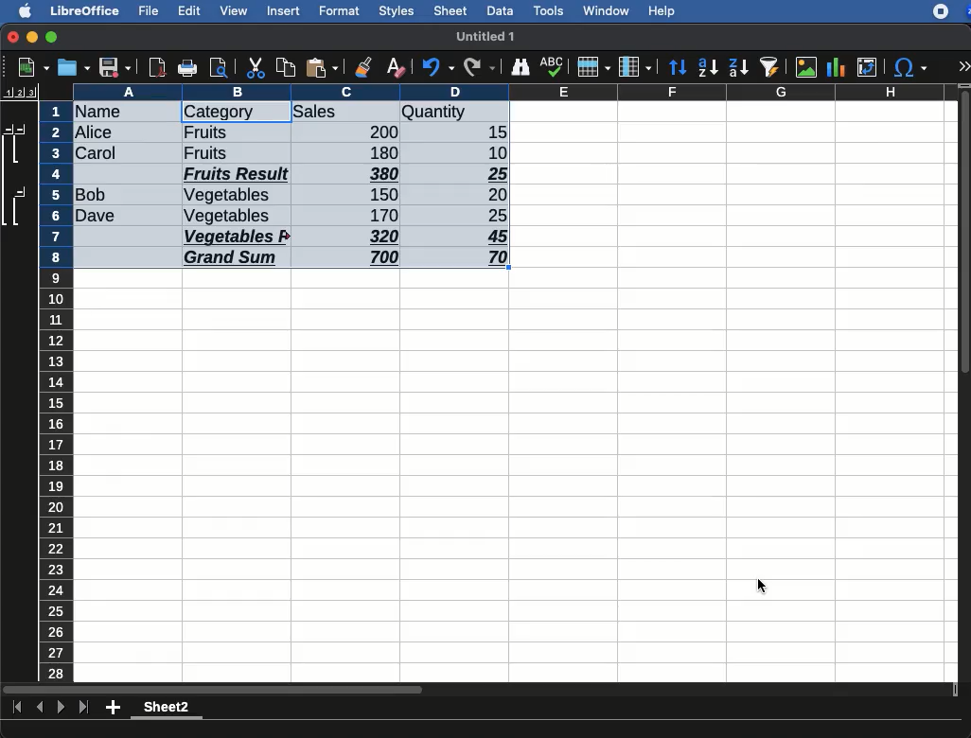 The image size is (971, 738). What do you see at coordinates (708, 66) in the screenshot?
I see `ascending` at bounding box center [708, 66].